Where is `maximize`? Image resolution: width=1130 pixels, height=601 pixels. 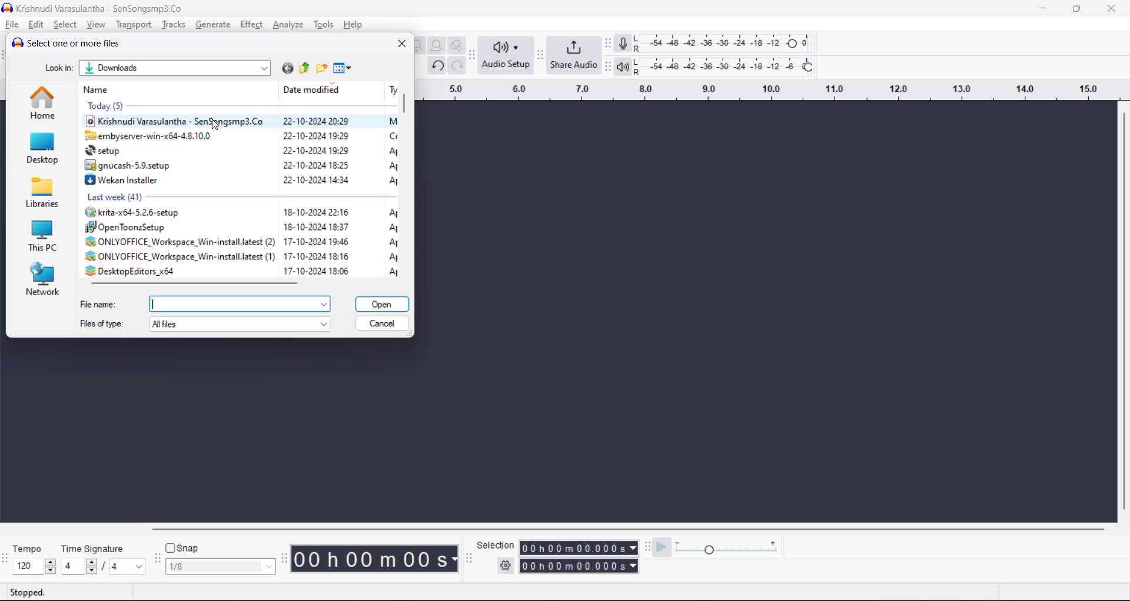
maximize is located at coordinates (1073, 9).